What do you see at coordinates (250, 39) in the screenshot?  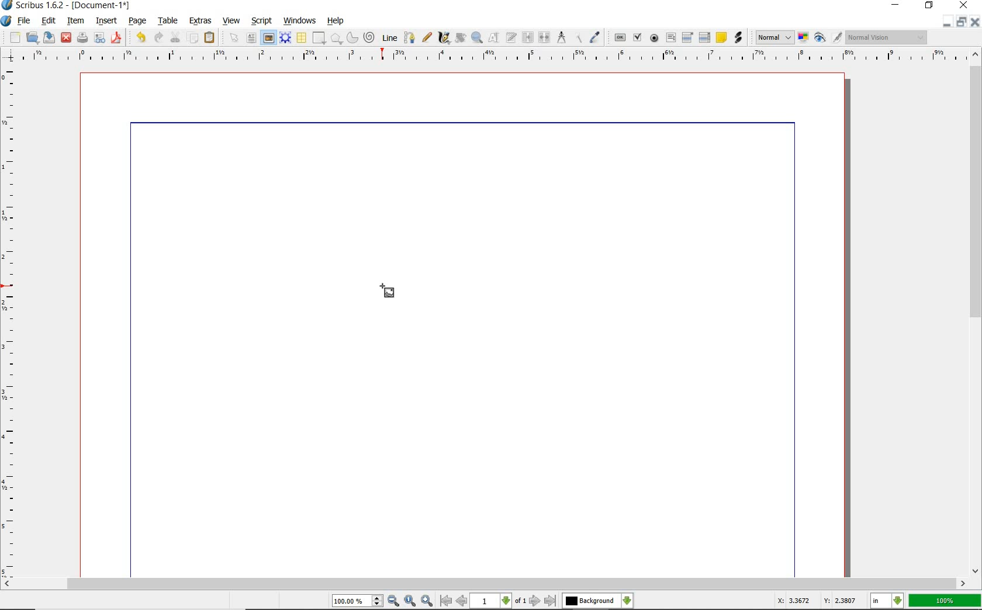 I see `text frame` at bounding box center [250, 39].